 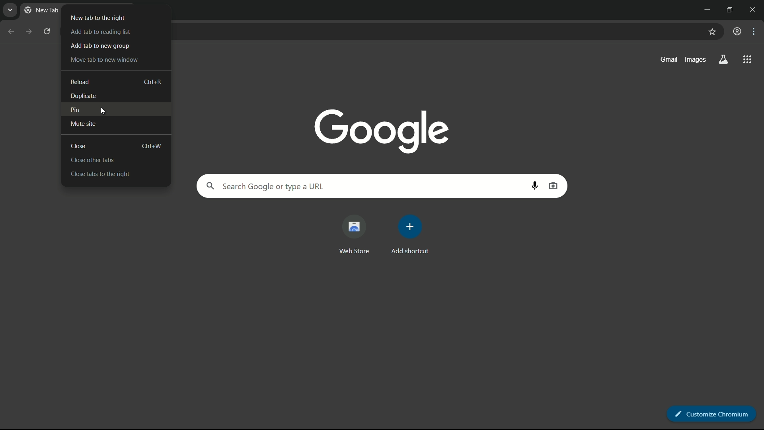 What do you see at coordinates (100, 47) in the screenshot?
I see `add tab to new group` at bounding box center [100, 47].